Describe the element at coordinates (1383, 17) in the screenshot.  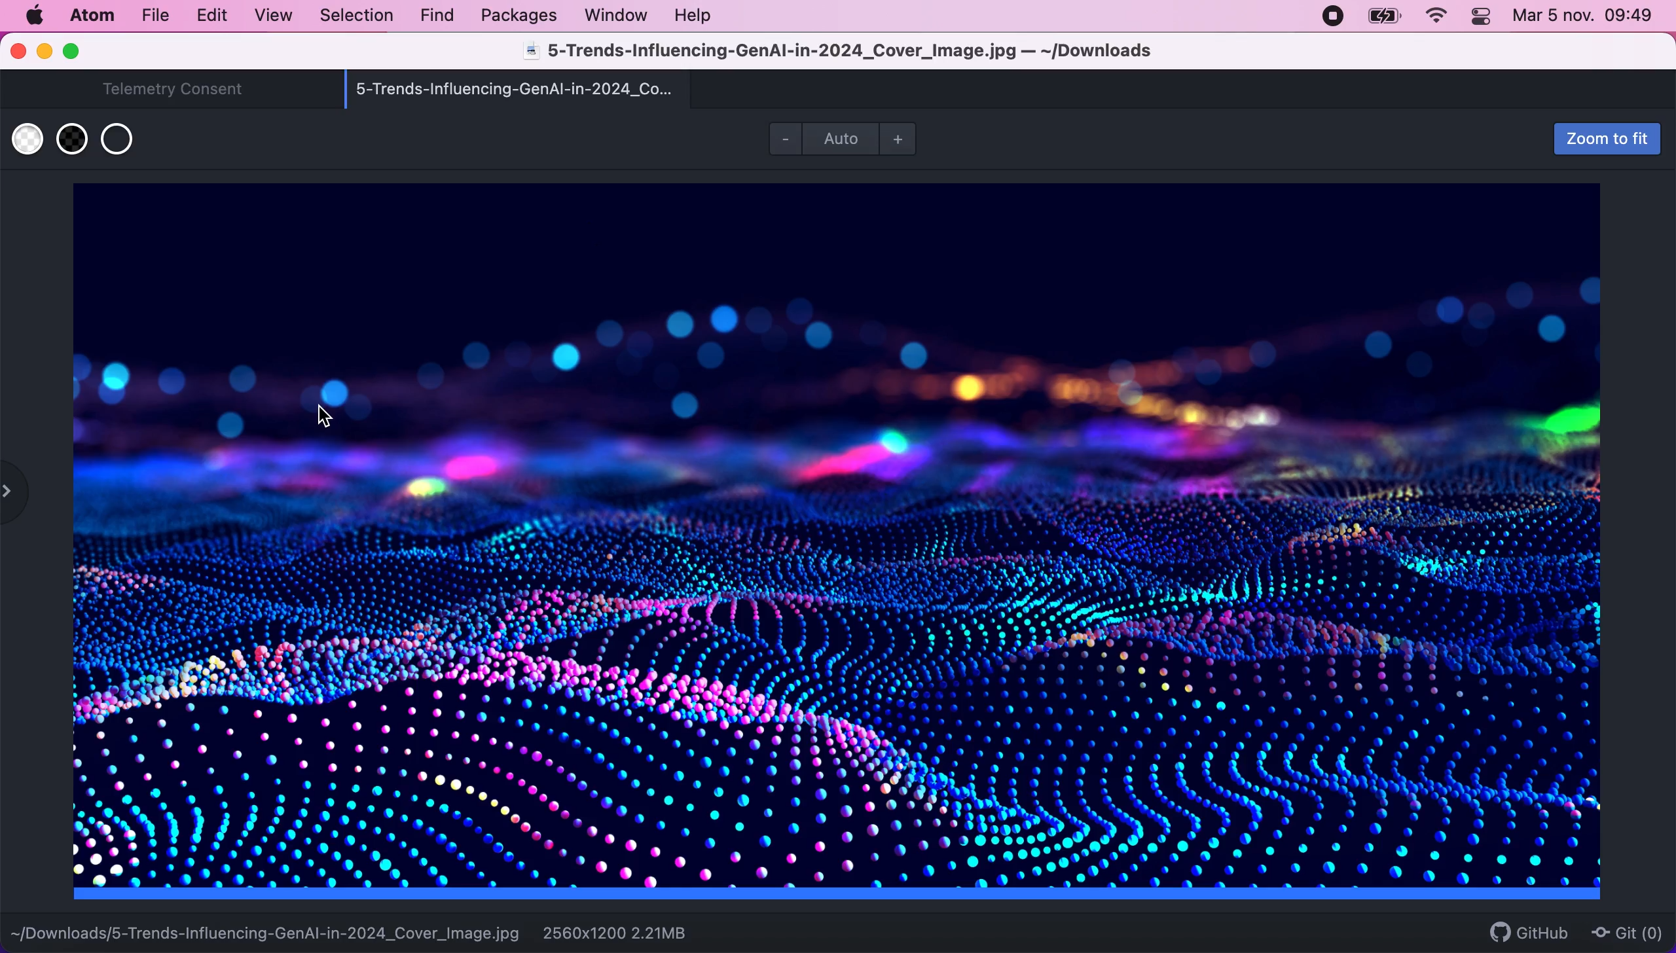
I see `battery` at that location.